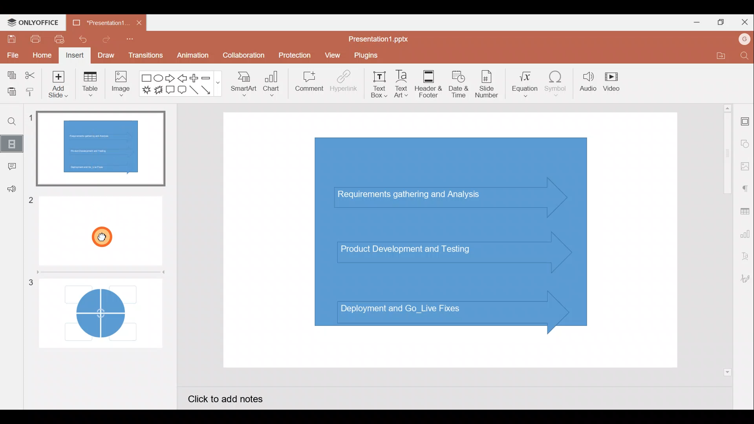  I want to click on Animation, so click(191, 55).